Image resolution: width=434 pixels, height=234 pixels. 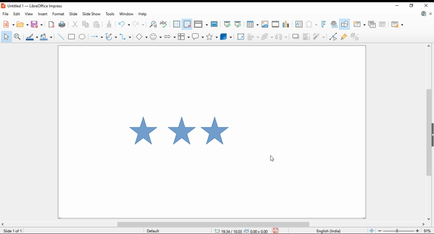 I want to click on block arrows, so click(x=170, y=36).